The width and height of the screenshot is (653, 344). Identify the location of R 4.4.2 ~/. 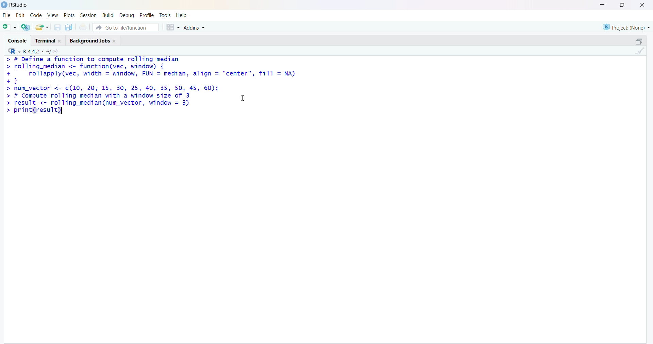
(37, 51).